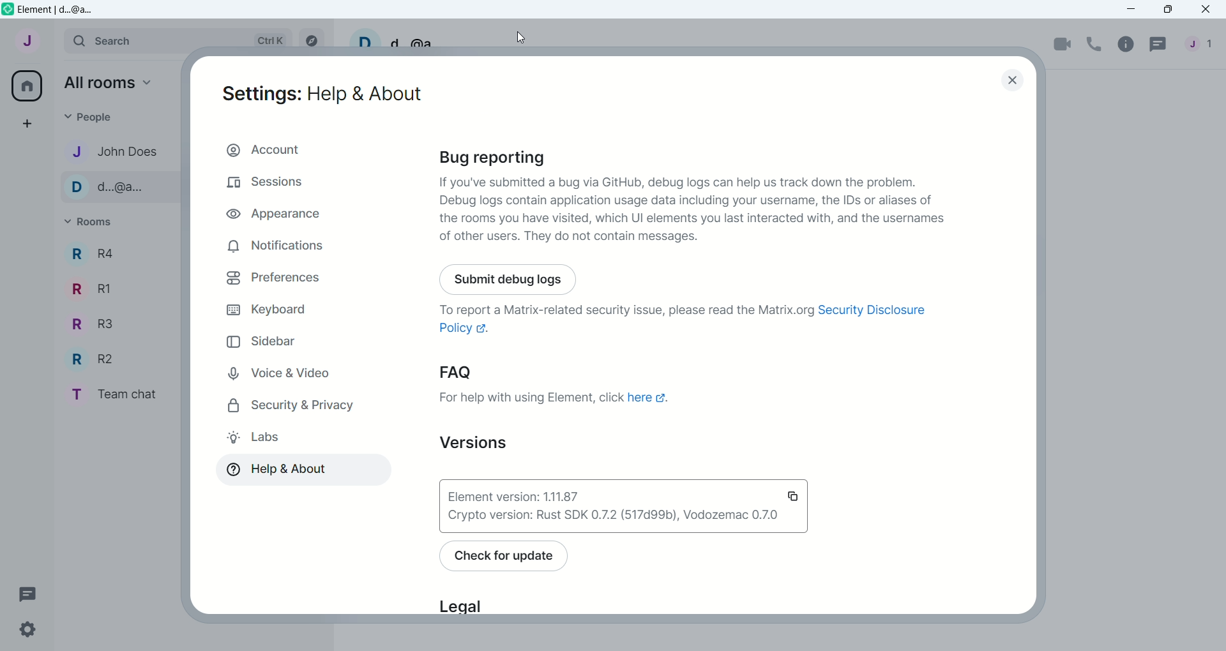 The height and width of the screenshot is (651, 1226). What do you see at coordinates (25, 43) in the screenshot?
I see `User options` at bounding box center [25, 43].